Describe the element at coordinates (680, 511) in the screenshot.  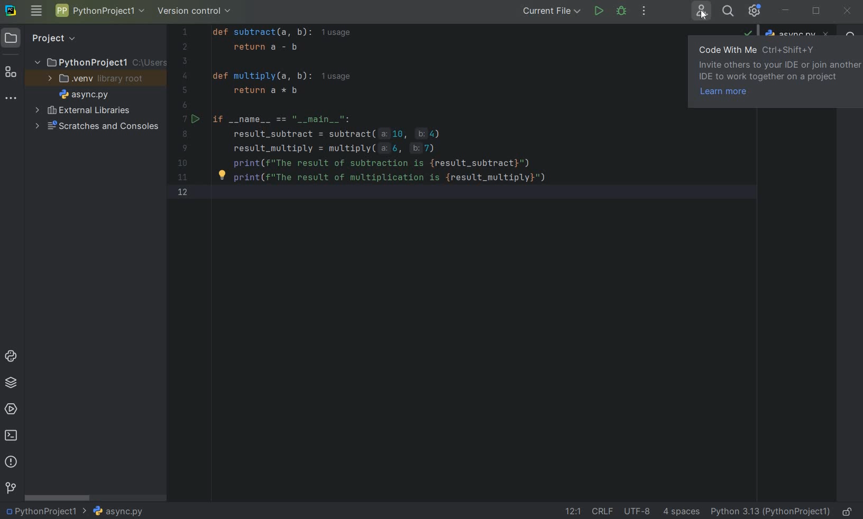
I see `INDENT` at that location.